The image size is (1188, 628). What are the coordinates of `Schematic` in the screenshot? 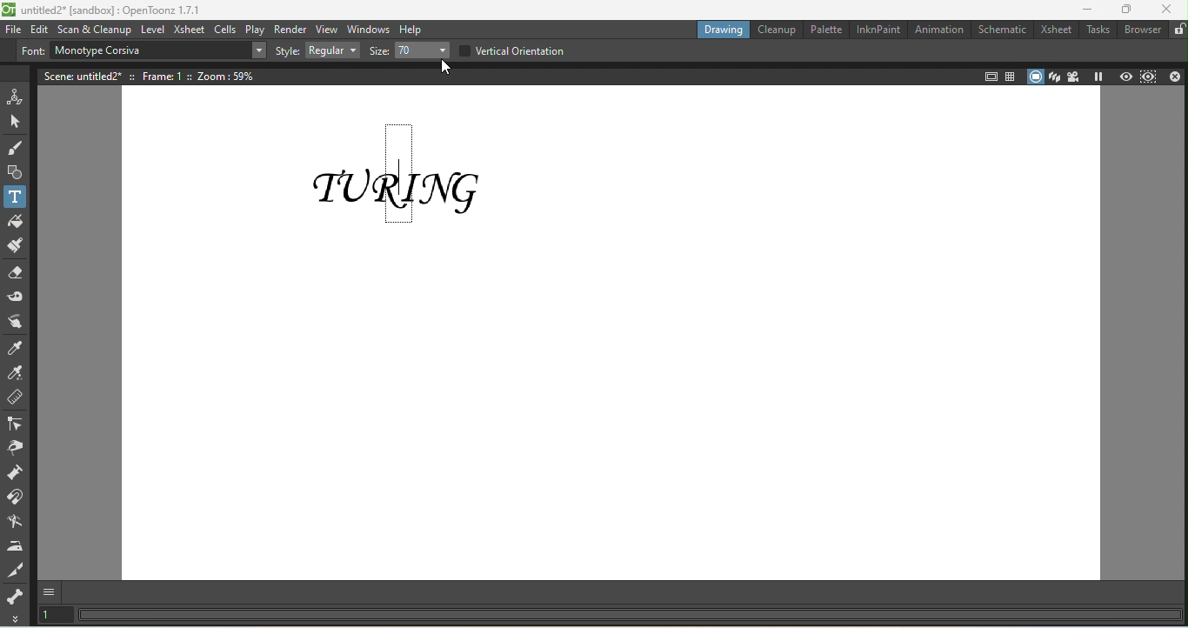 It's located at (999, 30).